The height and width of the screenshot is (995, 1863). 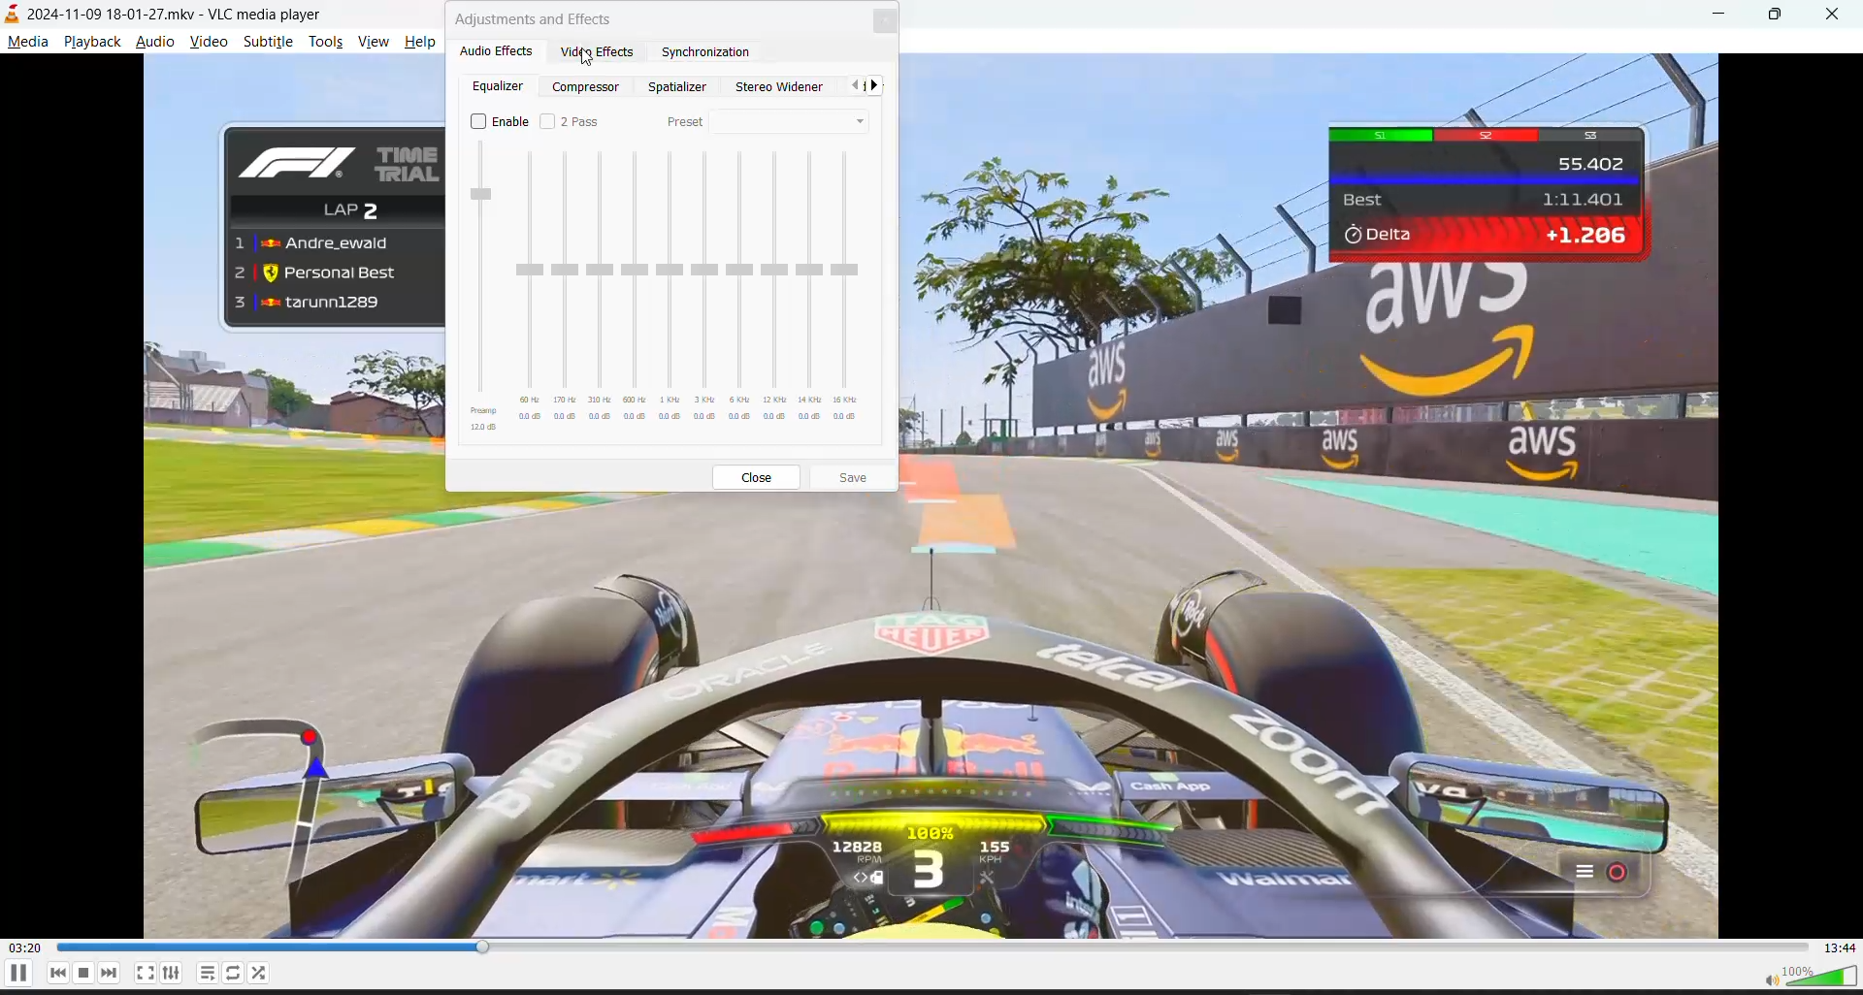 I want to click on close, so click(x=755, y=477).